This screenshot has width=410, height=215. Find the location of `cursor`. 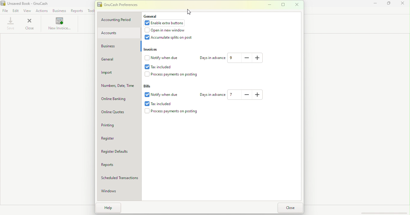

cursor is located at coordinates (190, 11).